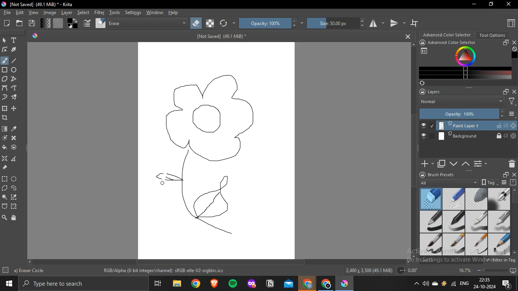 Image resolution: width=518 pixels, height=291 pixels. I want to click on Options, so click(512, 114).